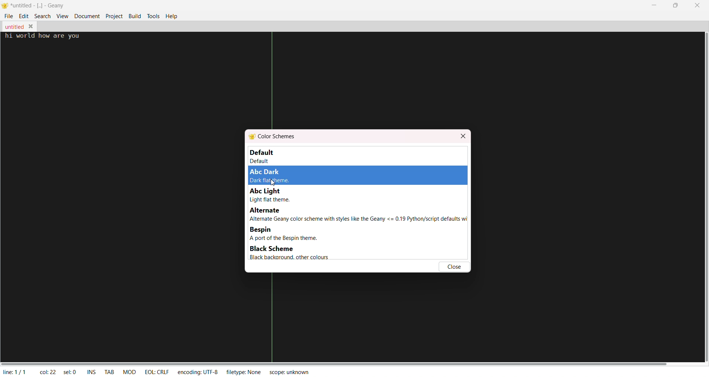 This screenshot has width=709, height=377. I want to click on abc dark, so click(267, 171).